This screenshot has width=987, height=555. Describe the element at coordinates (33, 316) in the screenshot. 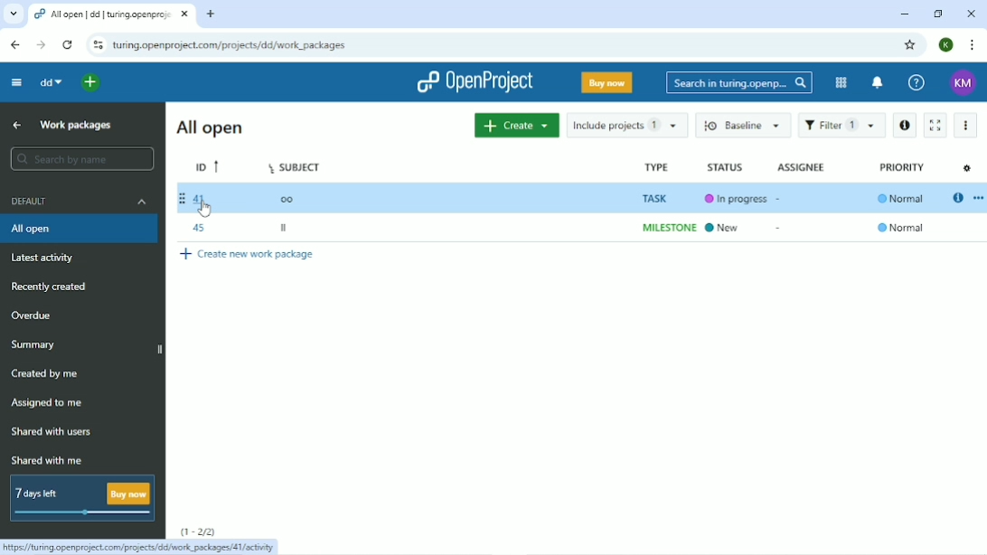

I see `Overdue` at that location.